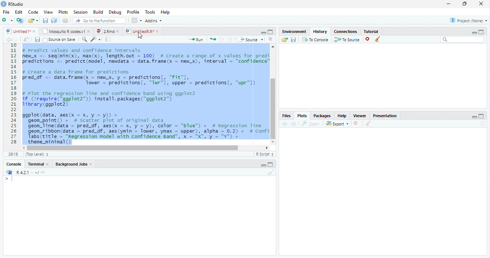  I want to click on Help, so click(343, 115).